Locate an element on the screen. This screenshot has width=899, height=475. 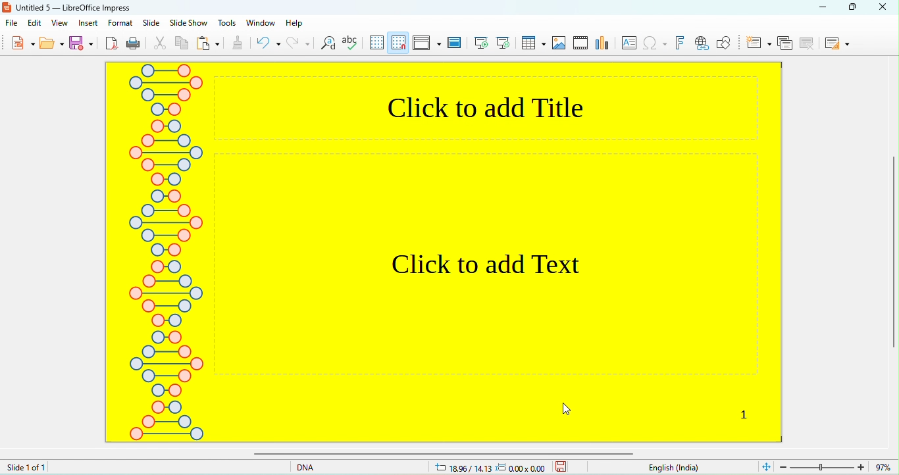
duplicate slide is located at coordinates (784, 43).